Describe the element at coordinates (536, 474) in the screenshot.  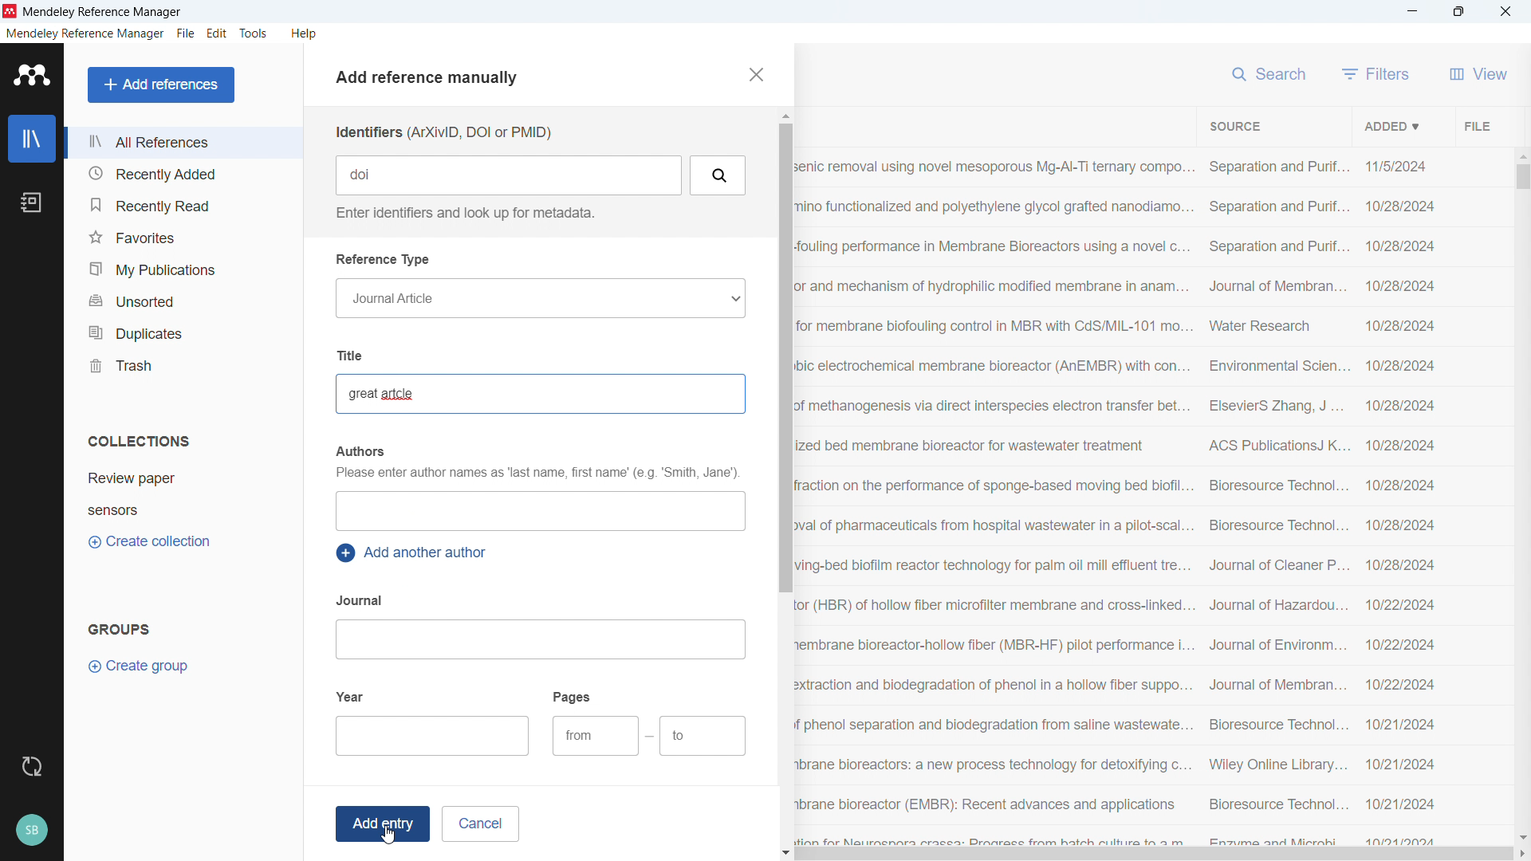
I see `Please enter author names as 'last name first name'` at that location.